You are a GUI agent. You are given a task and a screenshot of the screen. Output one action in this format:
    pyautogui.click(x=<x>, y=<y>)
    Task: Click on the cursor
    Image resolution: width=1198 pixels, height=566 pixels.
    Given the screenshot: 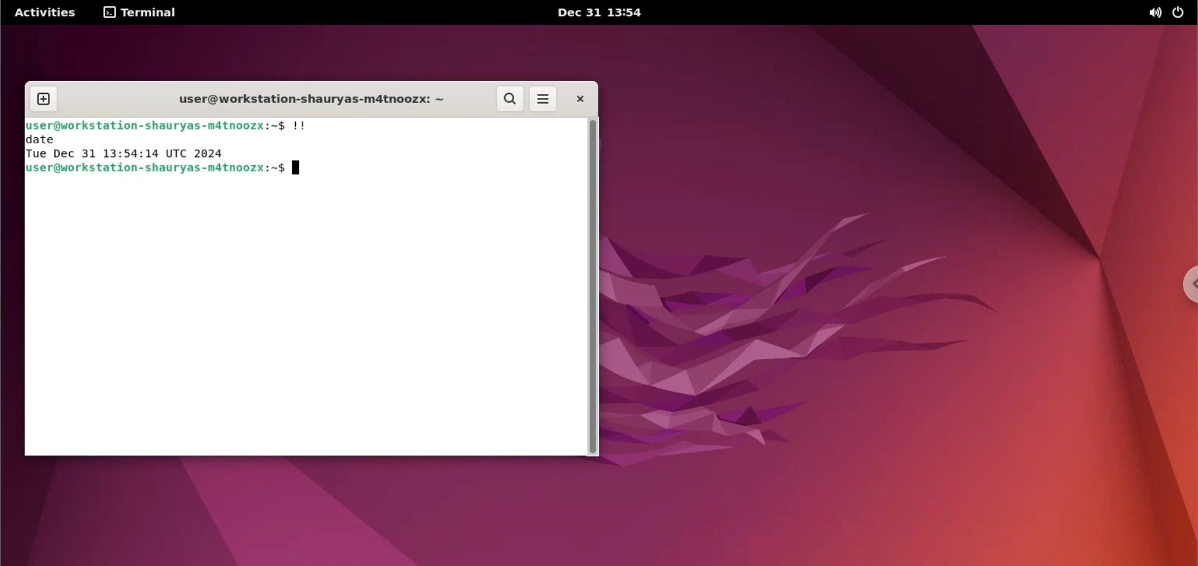 What is the action you would take?
    pyautogui.click(x=299, y=168)
    